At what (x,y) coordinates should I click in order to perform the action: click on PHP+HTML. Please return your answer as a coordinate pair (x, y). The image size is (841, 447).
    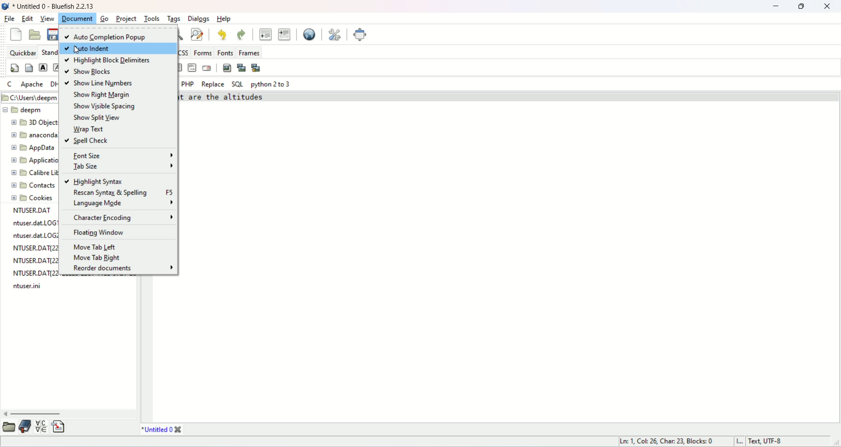
    Looking at the image, I should click on (156, 83).